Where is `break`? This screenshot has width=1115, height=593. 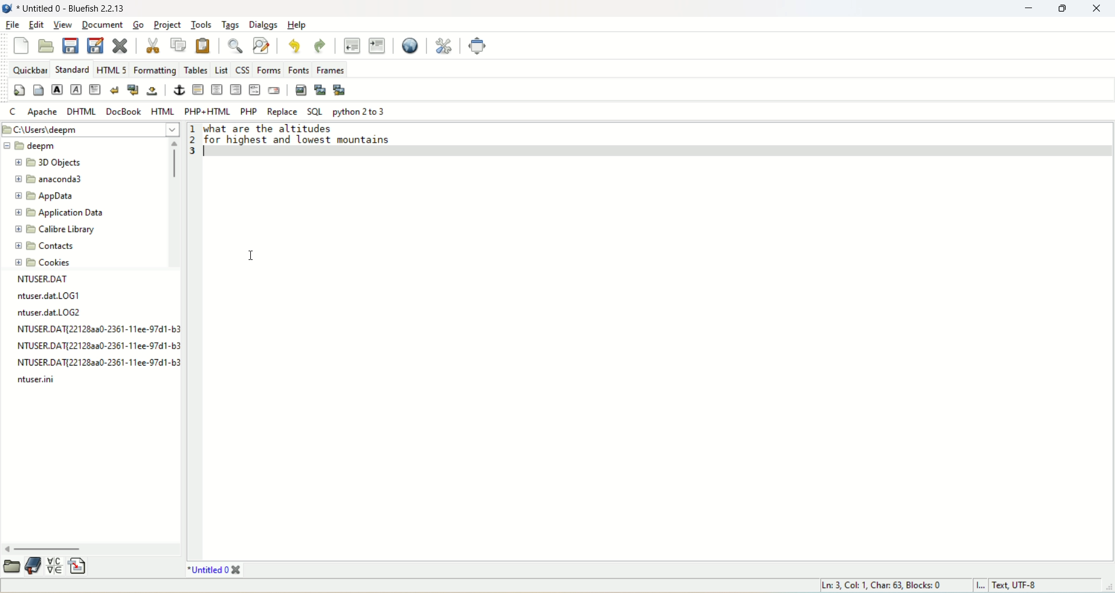
break is located at coordinates (114, 89).